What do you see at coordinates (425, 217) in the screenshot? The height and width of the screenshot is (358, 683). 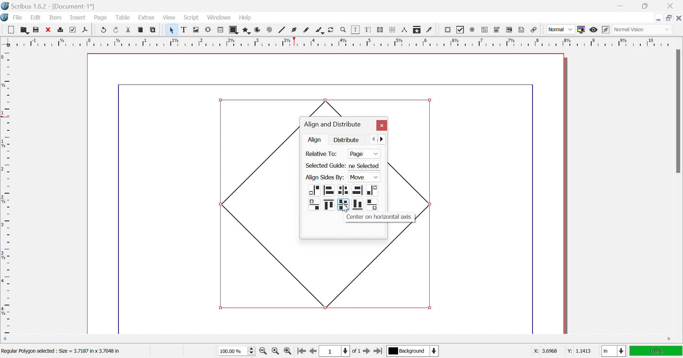 I see `shape` at bounding box center [425, 217].